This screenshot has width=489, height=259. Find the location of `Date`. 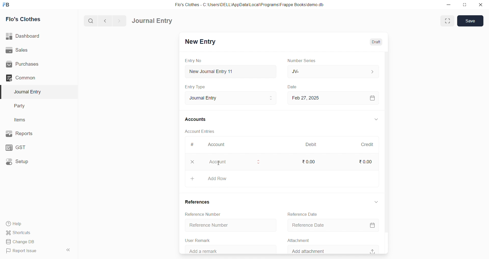

Date is located at coordinates (294, 87).